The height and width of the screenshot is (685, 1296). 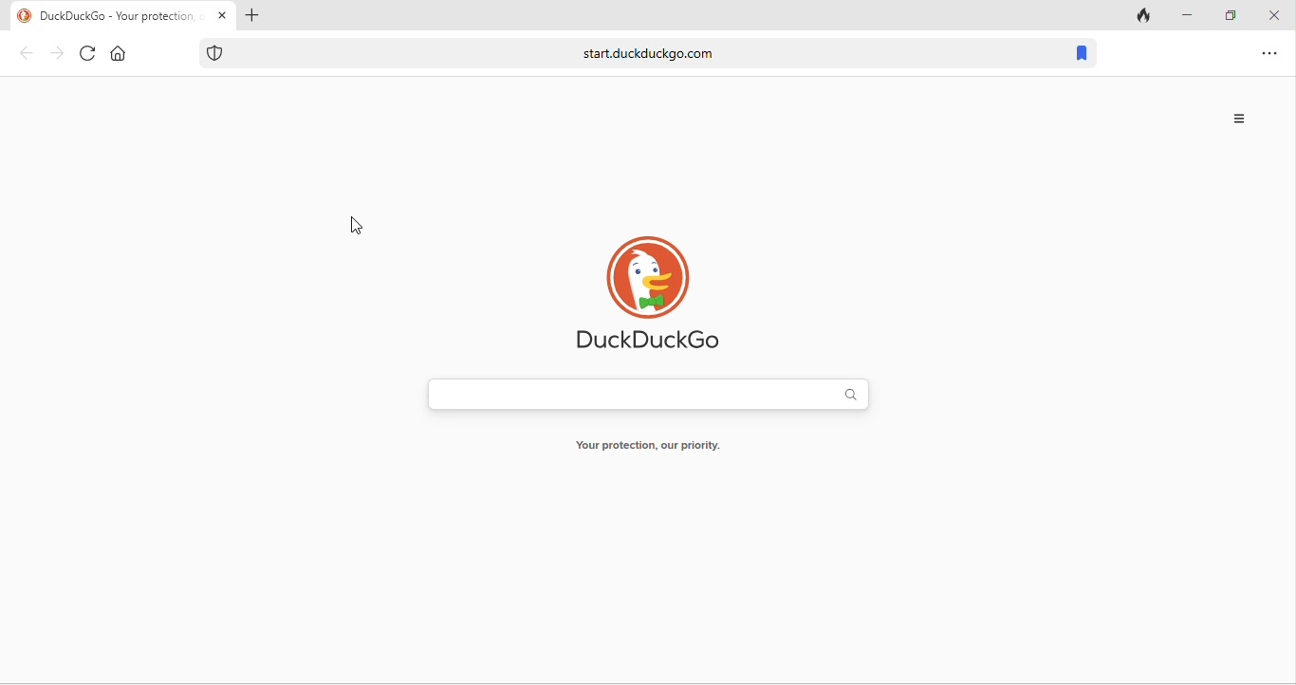 What do you see at coordinates (19, 56) in the screenshot?
I see `back` at bounding box center [19, 56].